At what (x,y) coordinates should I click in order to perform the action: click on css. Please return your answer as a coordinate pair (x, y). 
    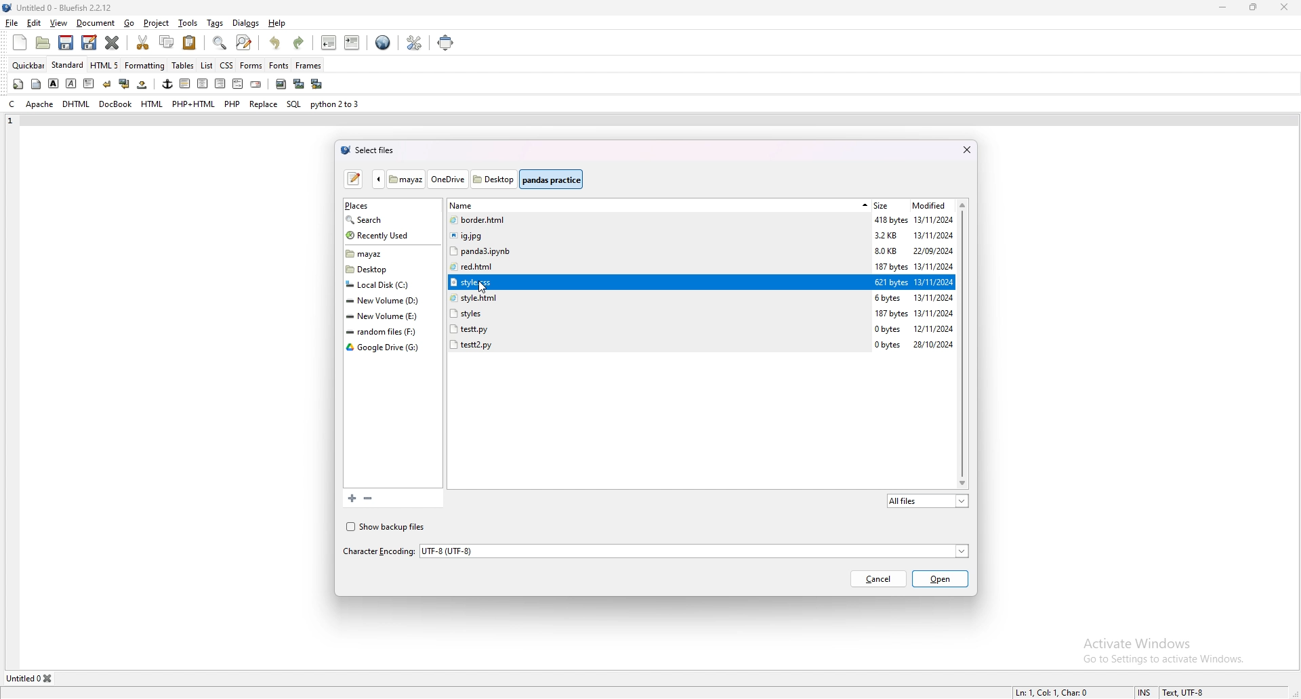
    Looking at the image, I should click on (226, 66).